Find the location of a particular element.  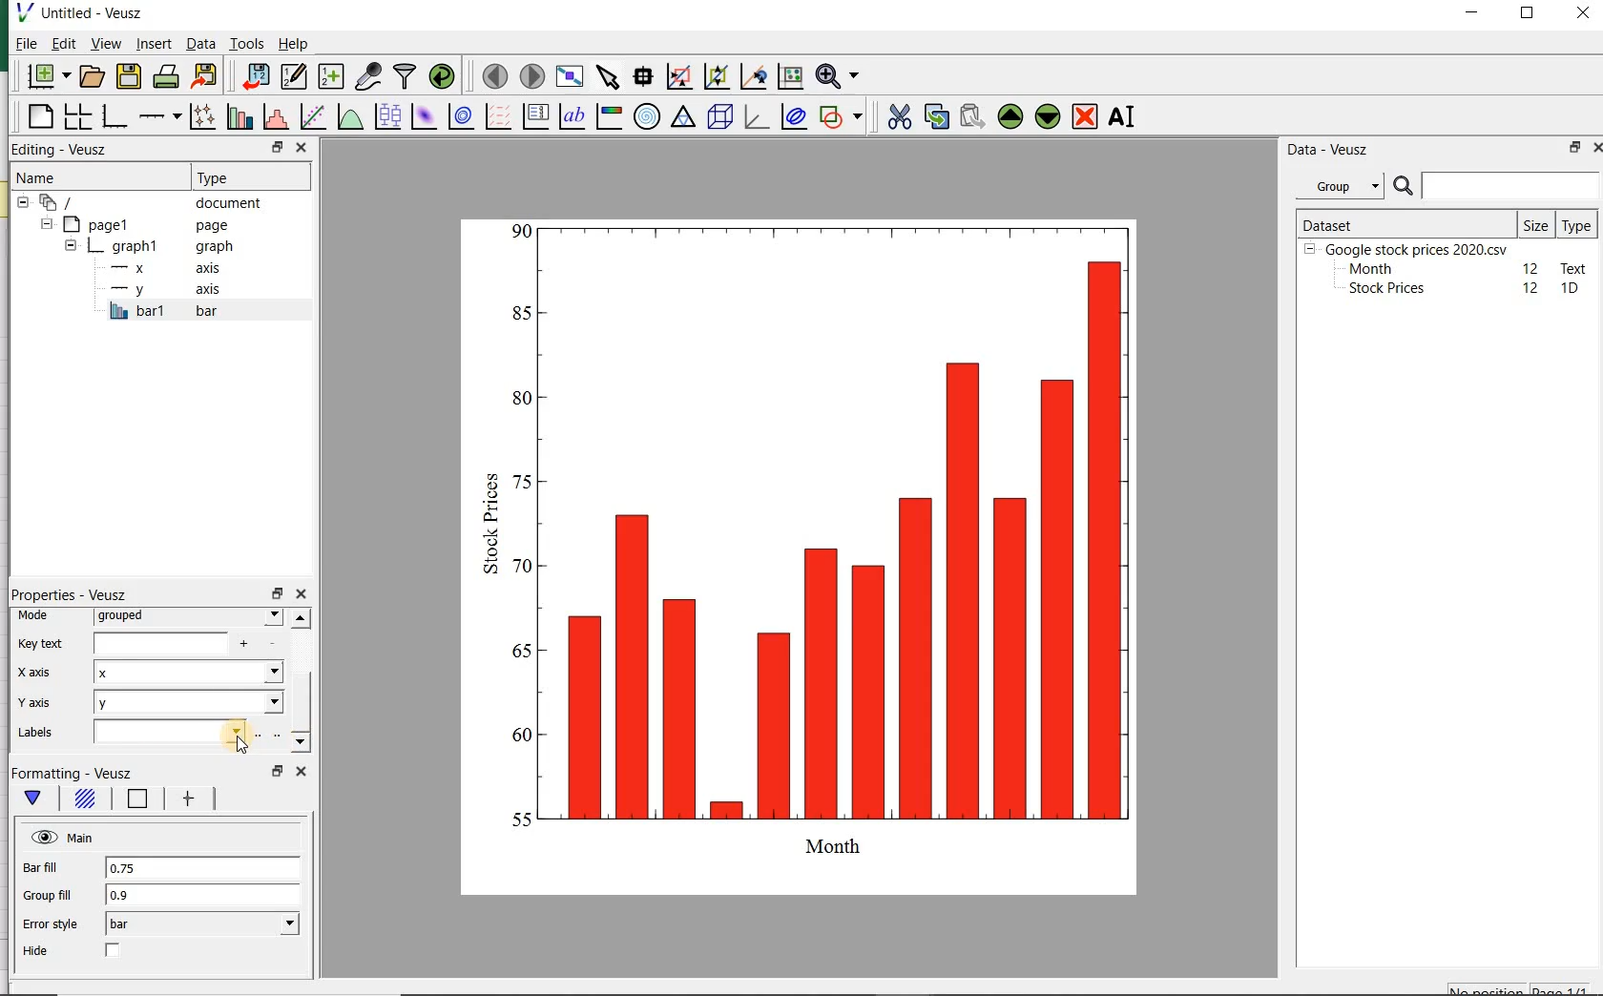

view is located at coordinates (106, 45).